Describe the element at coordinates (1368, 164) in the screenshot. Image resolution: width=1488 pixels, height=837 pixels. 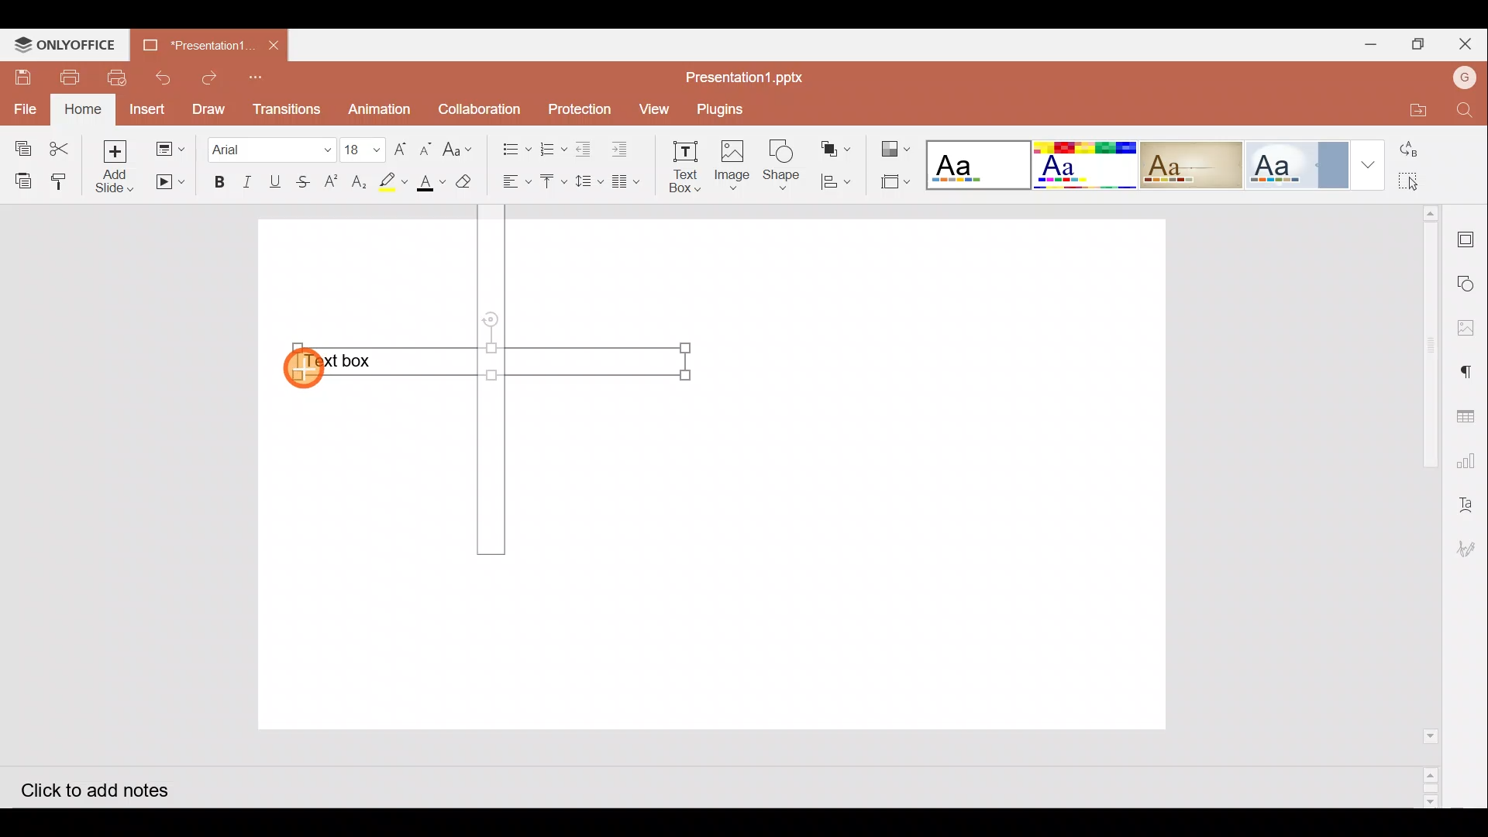
I see `More` at that location.